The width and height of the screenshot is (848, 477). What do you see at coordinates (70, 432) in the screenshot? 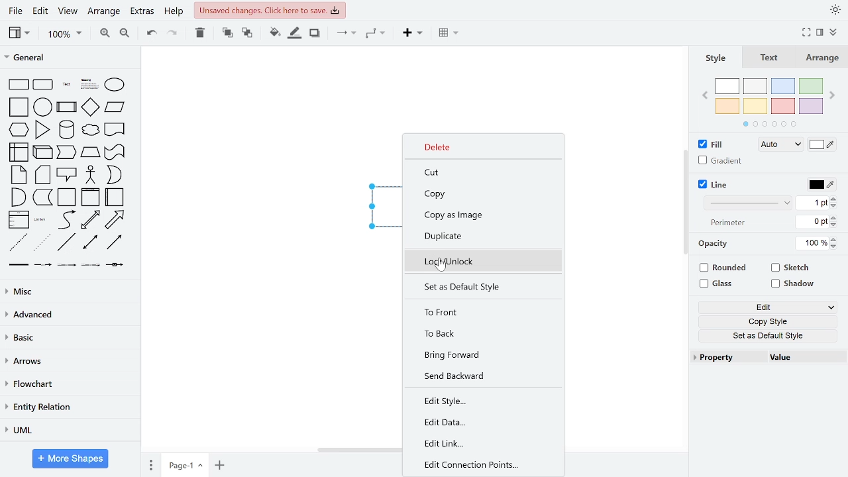
I see `UML` at bounding box center [70, 432].